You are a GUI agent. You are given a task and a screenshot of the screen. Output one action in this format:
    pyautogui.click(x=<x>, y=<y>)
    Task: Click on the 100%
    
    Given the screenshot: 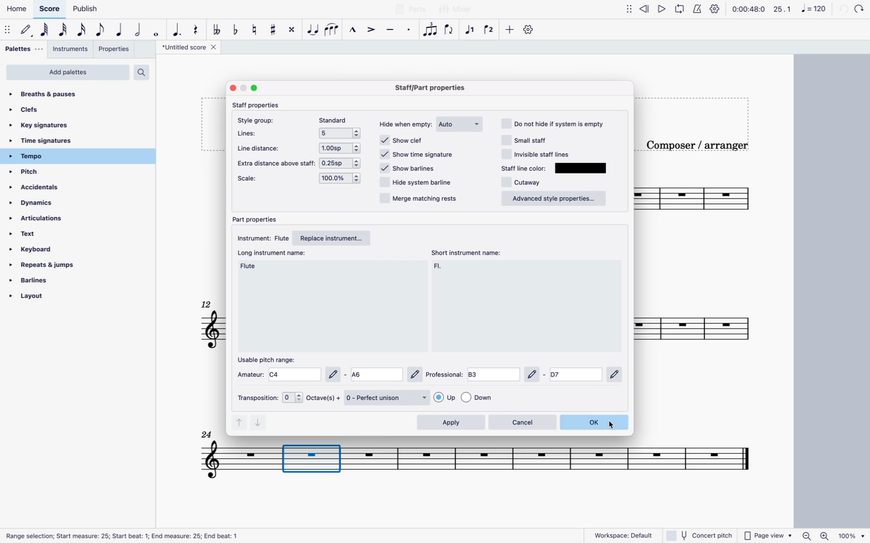 What is the action you would take?
    pyautogui.click(x=852, y=536)
    